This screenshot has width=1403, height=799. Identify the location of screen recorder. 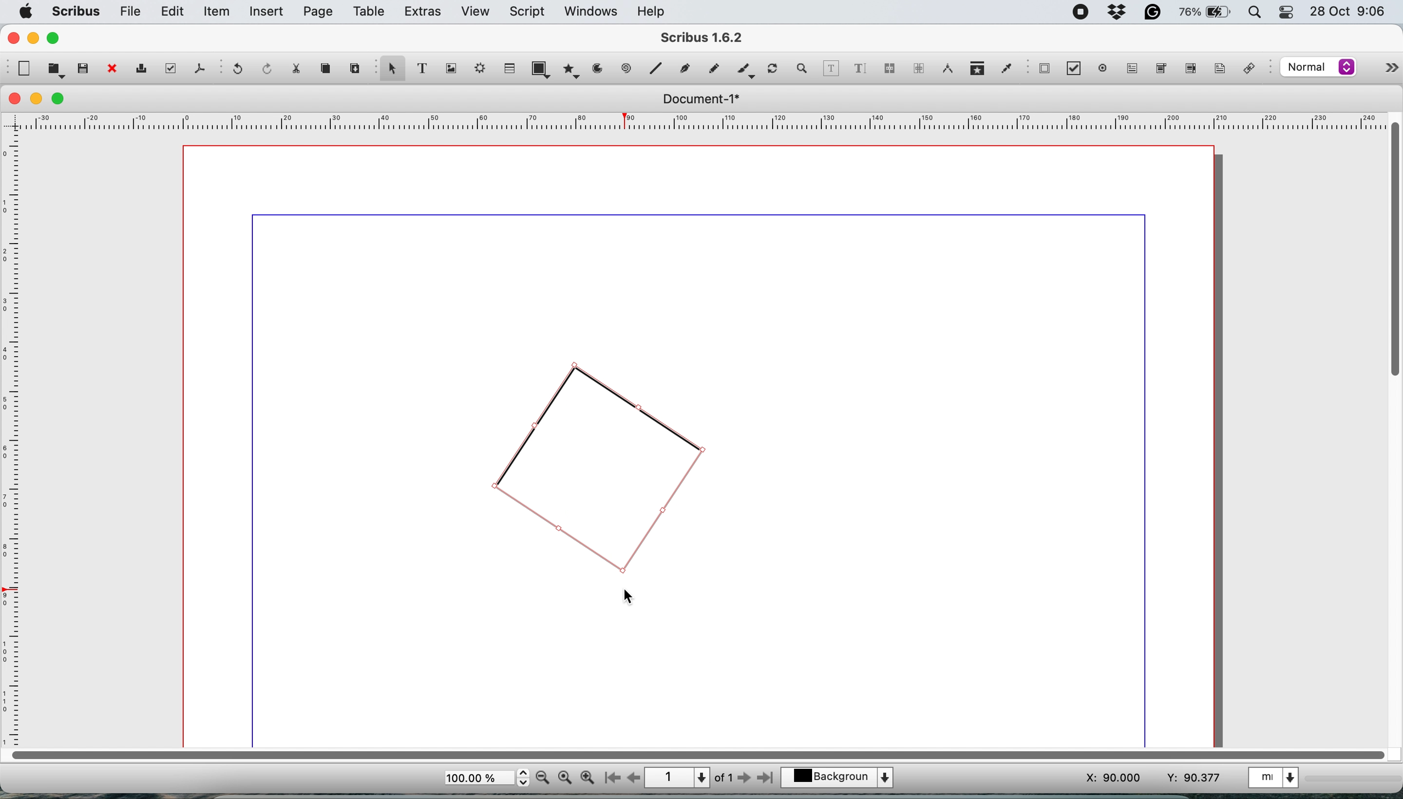
(1078, 10).